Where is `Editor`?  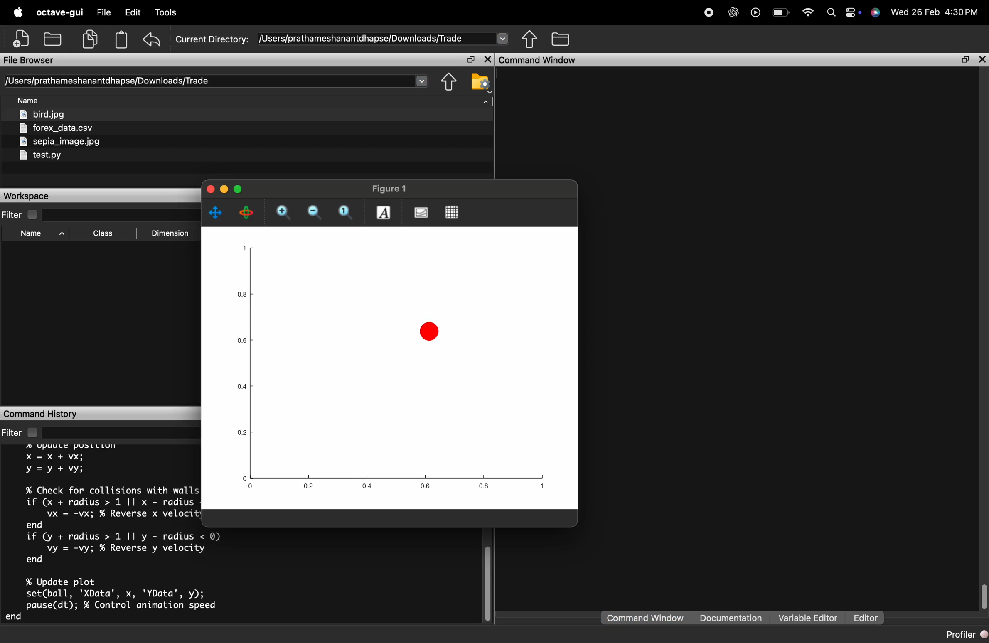 Editor is located at coordinates (867, 618).